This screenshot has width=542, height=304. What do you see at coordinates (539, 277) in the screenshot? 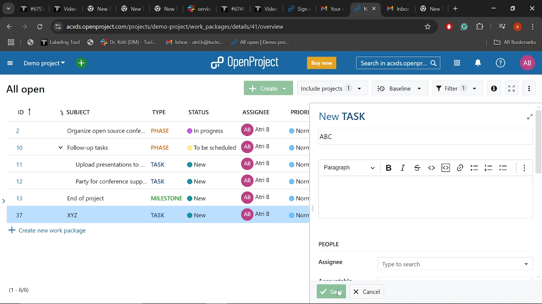
I see `Move down` at bounding box center [539, 277].